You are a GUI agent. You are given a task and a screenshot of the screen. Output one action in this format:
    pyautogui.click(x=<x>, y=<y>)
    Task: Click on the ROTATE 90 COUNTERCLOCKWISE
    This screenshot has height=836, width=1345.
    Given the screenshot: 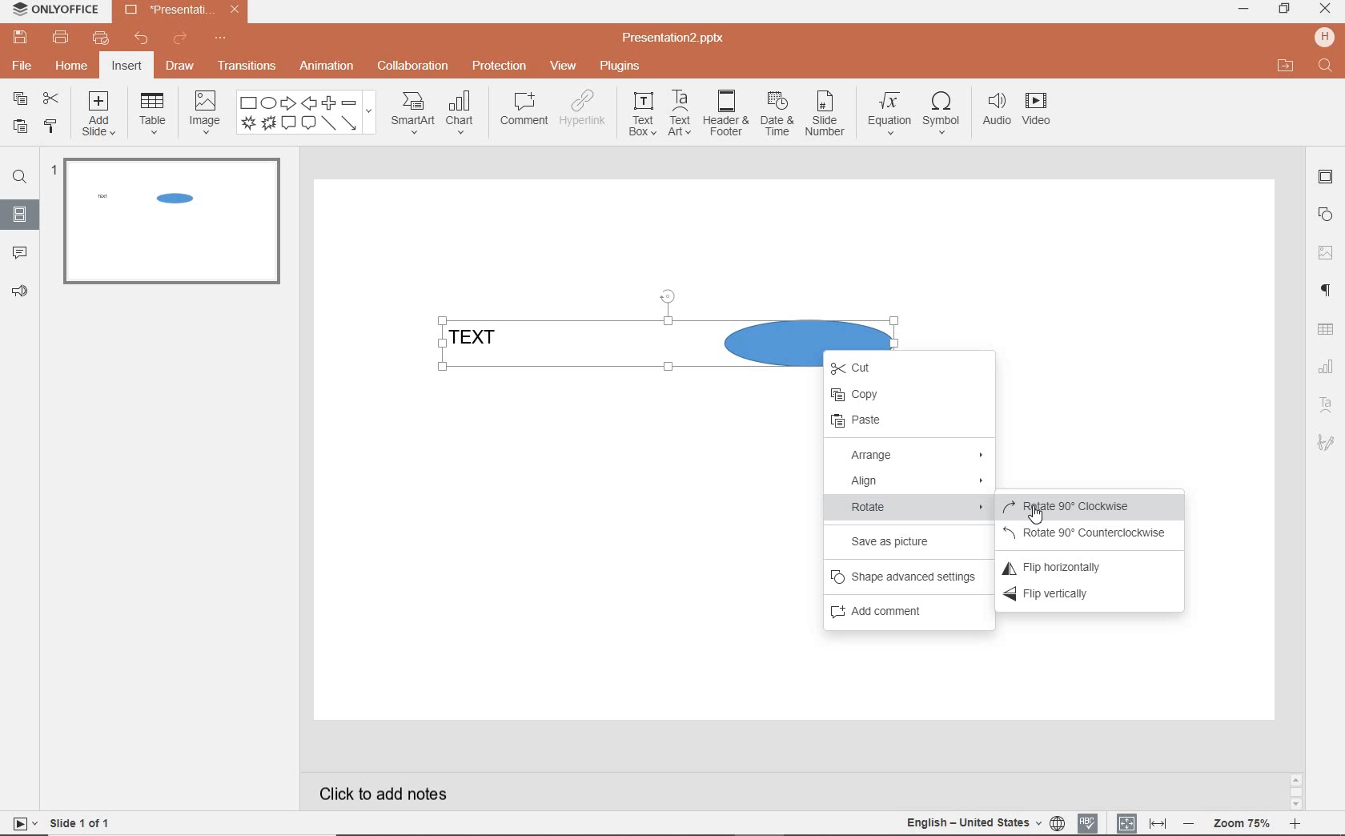 What is the action you would take?
    pyautogui.click(x=1089, y=532)
    